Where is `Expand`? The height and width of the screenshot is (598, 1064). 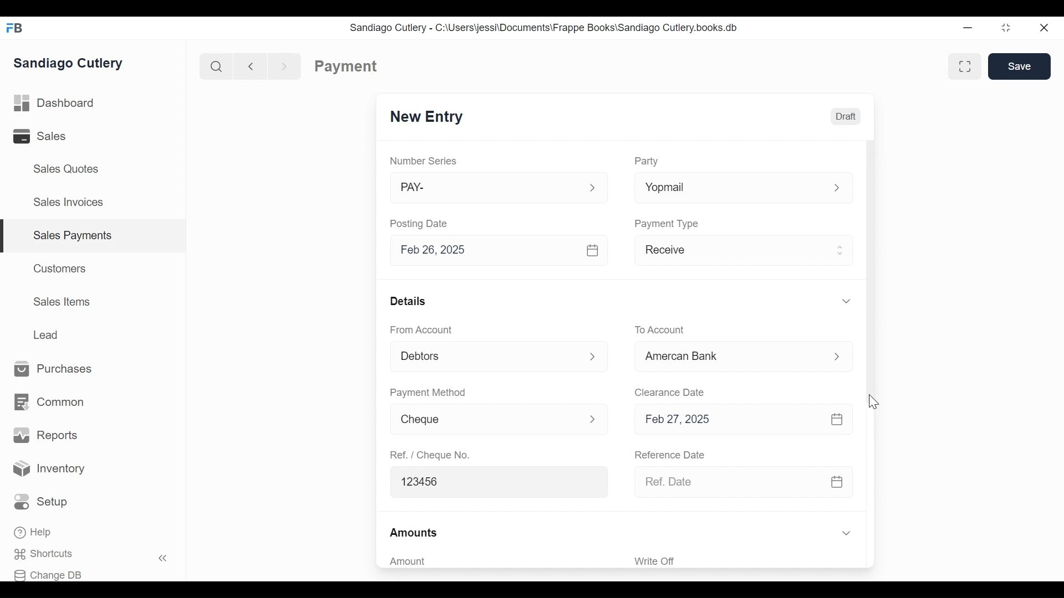 Expand is located at coordinates (592, 418).